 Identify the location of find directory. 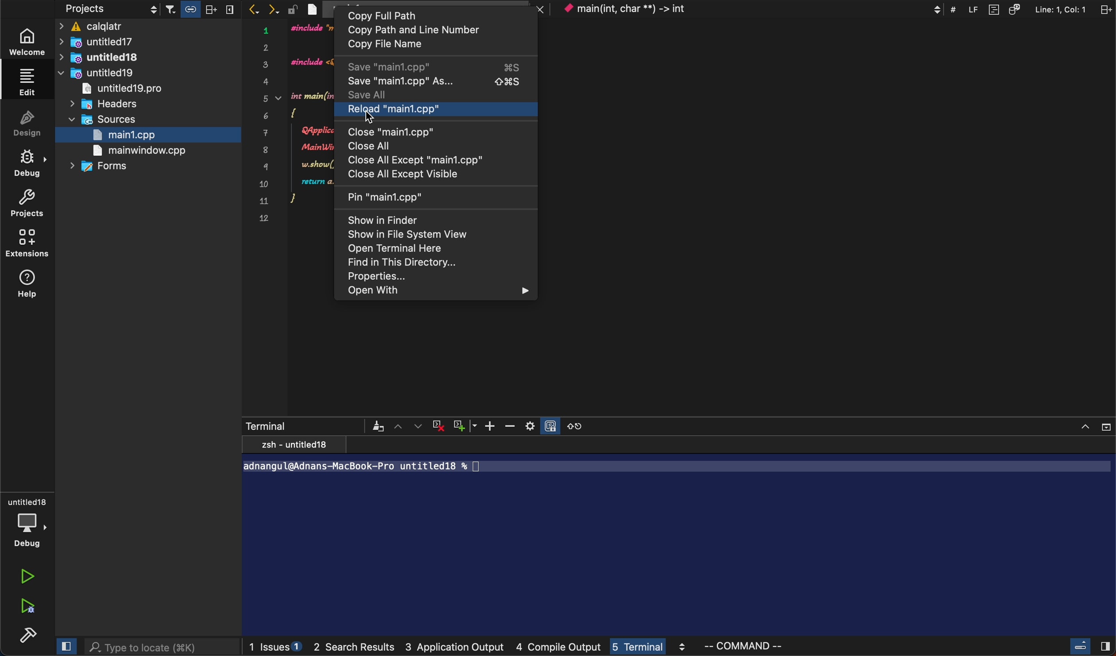
(404, 263).